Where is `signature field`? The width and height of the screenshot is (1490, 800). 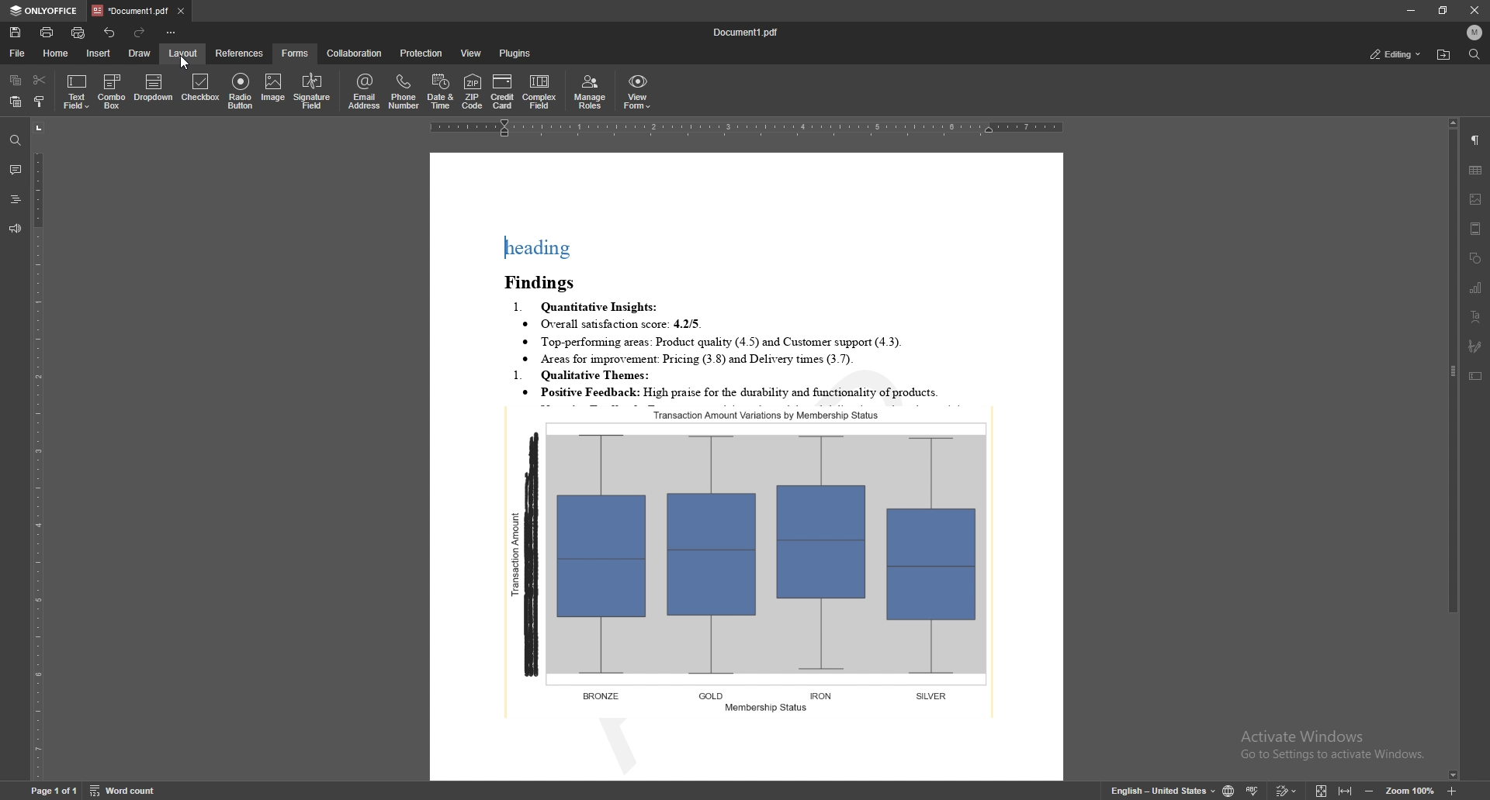
signature field is located at coordinates (313, 91).